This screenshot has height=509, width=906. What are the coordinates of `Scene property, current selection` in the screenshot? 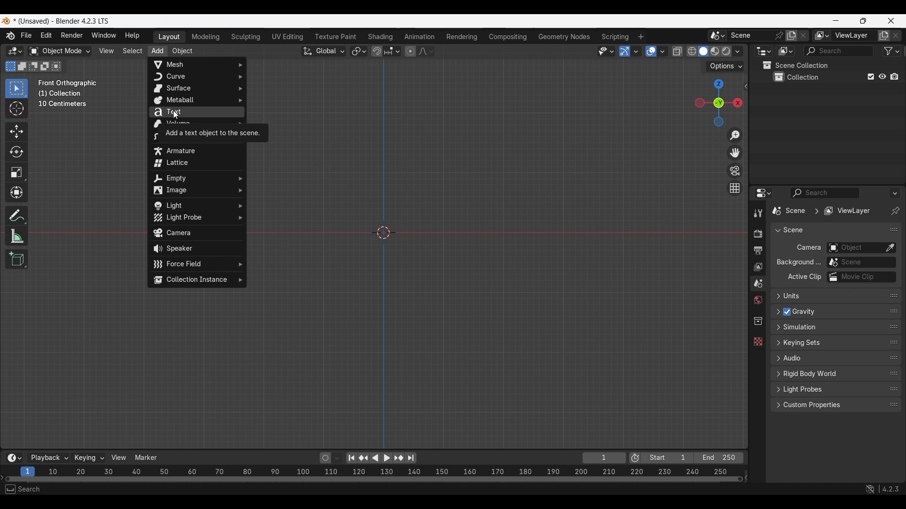 It's located at (758, 284).